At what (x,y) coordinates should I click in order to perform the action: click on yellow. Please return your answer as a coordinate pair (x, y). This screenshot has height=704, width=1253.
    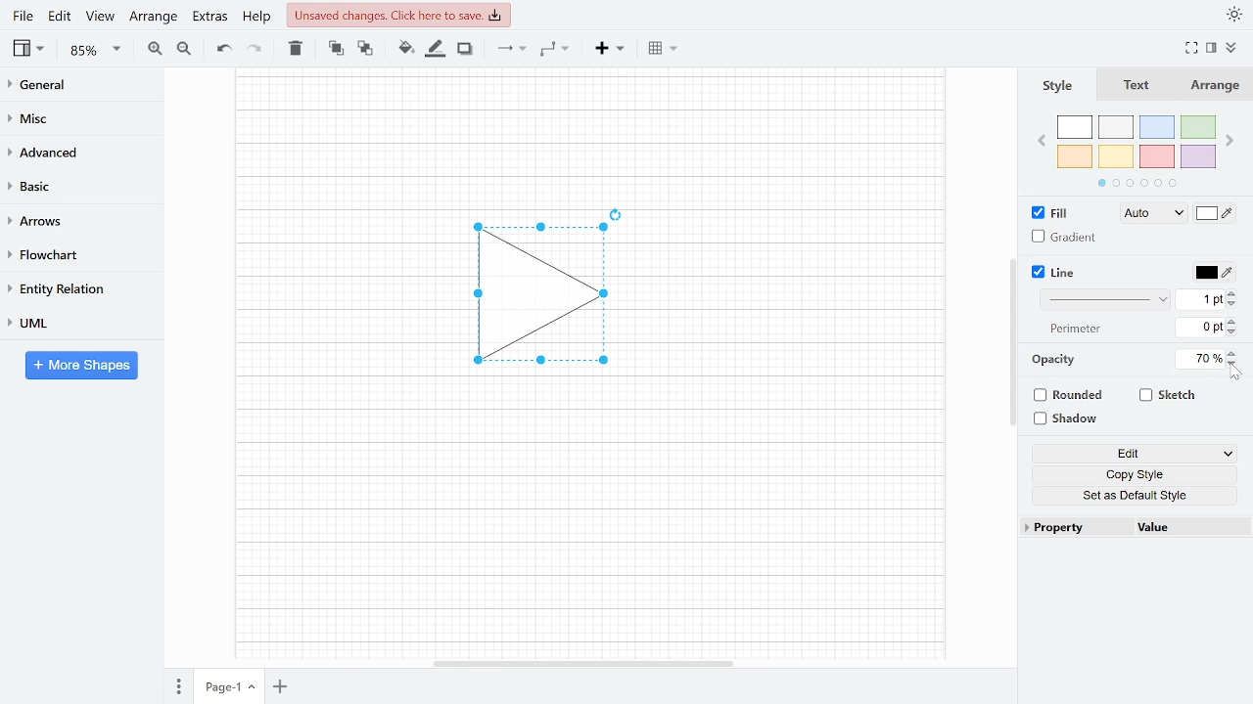
    Looking at the image, I should click on (1117, 155).